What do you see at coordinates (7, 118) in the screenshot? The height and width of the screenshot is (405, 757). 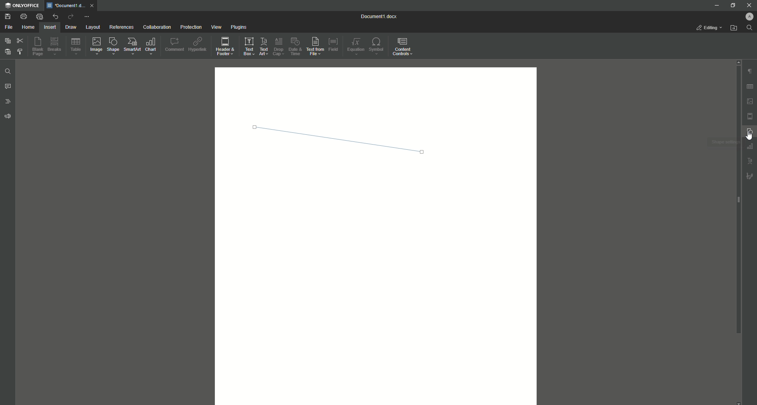 I see `Feedback` at bounding box center [7, 118].